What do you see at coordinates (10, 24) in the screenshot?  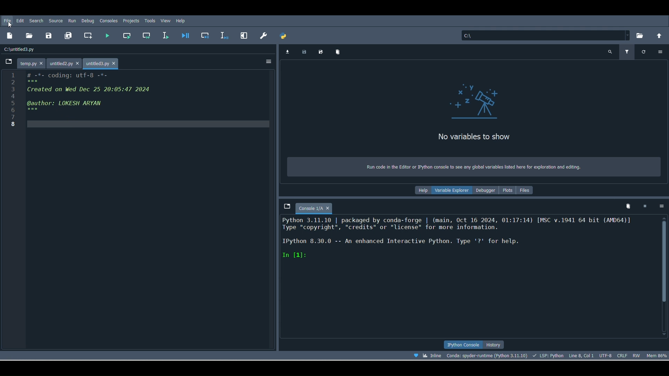 I see `Cursor` at bounding box center [10, 24].